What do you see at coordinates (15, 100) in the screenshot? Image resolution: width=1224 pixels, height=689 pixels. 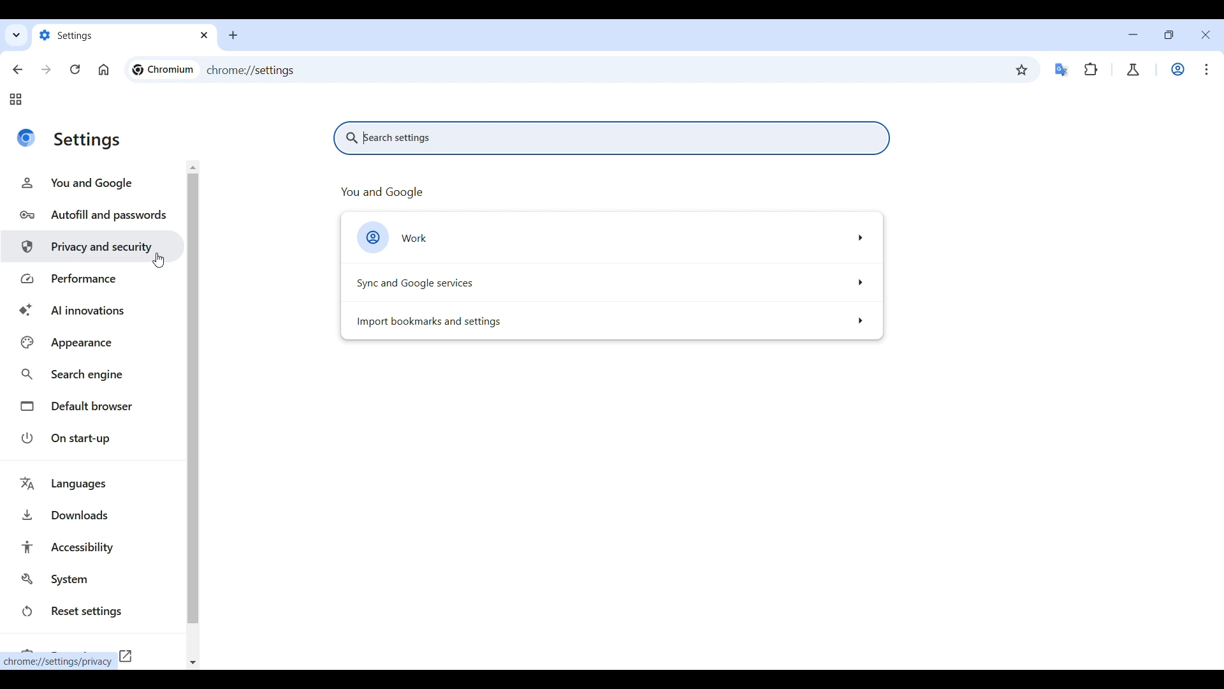 I see `Tab groups` at bounding box center [15, 100].